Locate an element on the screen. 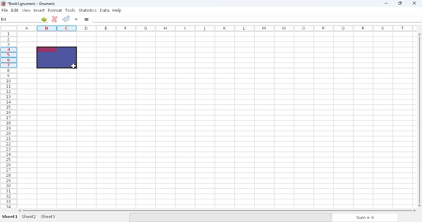  selected cell range is located at coordinates (56, 58).